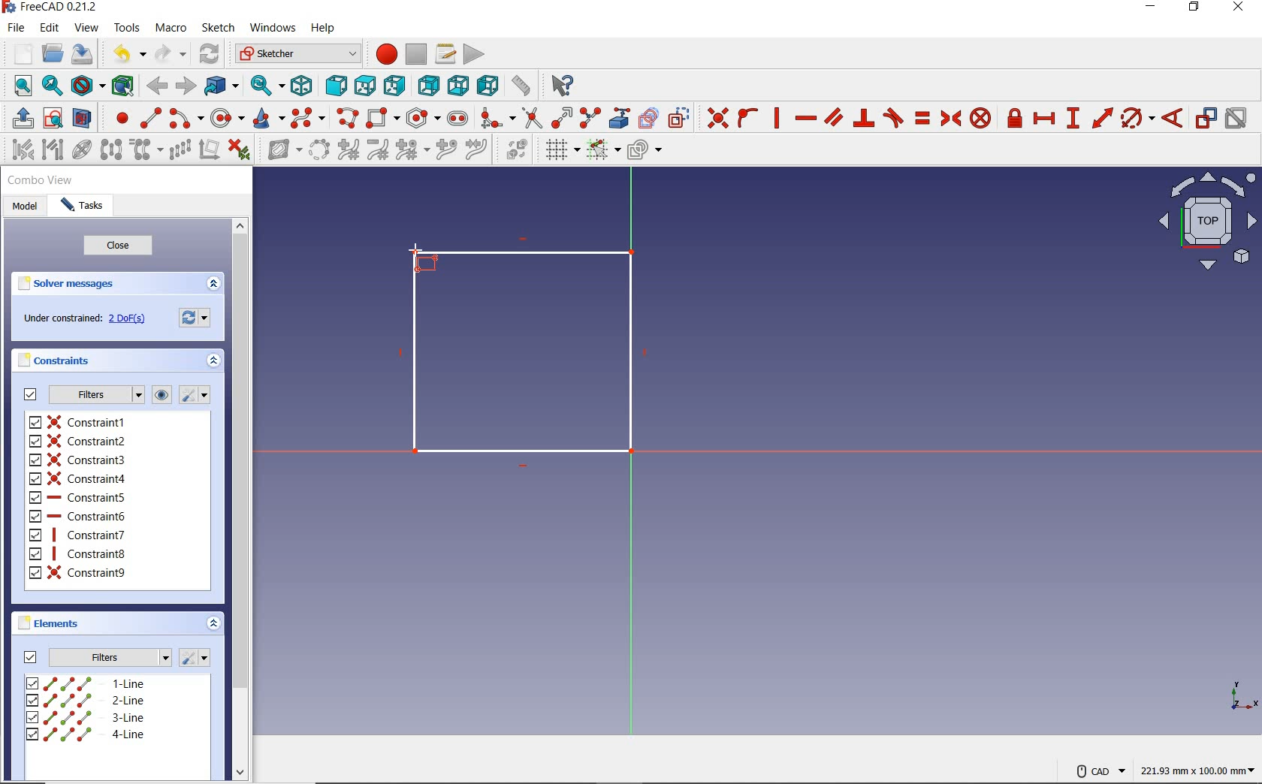 The height and width of the screenshot is (784, 1262). I want to click on constraint9, so click(77, 574).